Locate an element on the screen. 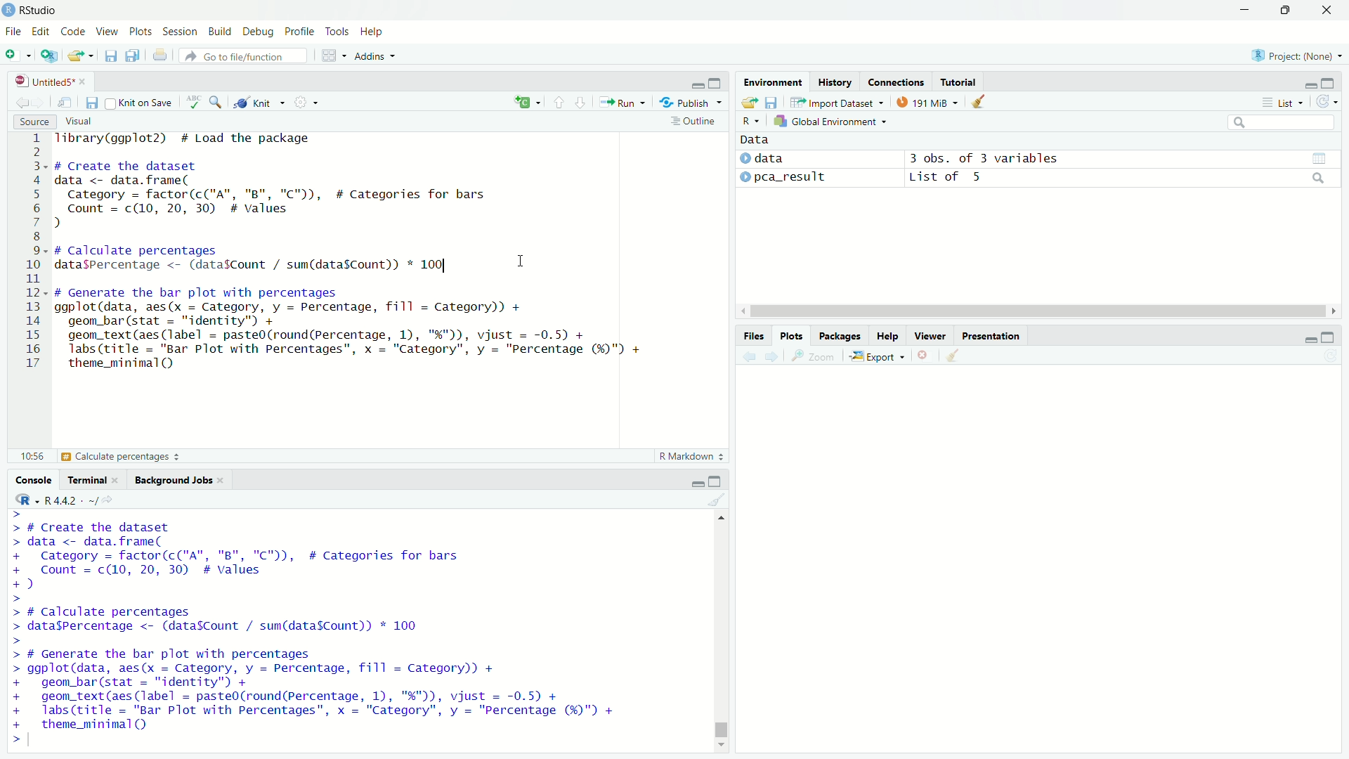 The image size is (1349, 759). clear console is located at coordinates (719, 500).